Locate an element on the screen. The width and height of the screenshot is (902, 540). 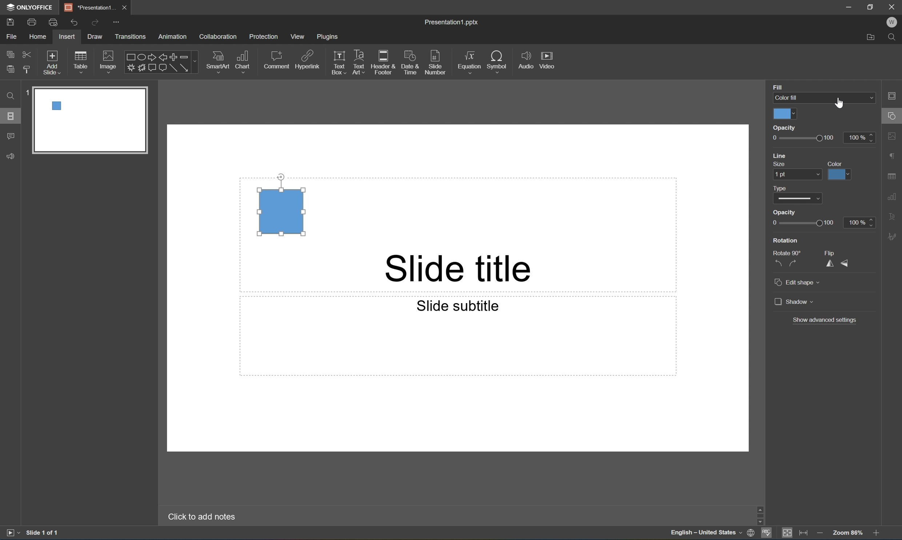
Feedback & Support is located at coordinates (11, 156).